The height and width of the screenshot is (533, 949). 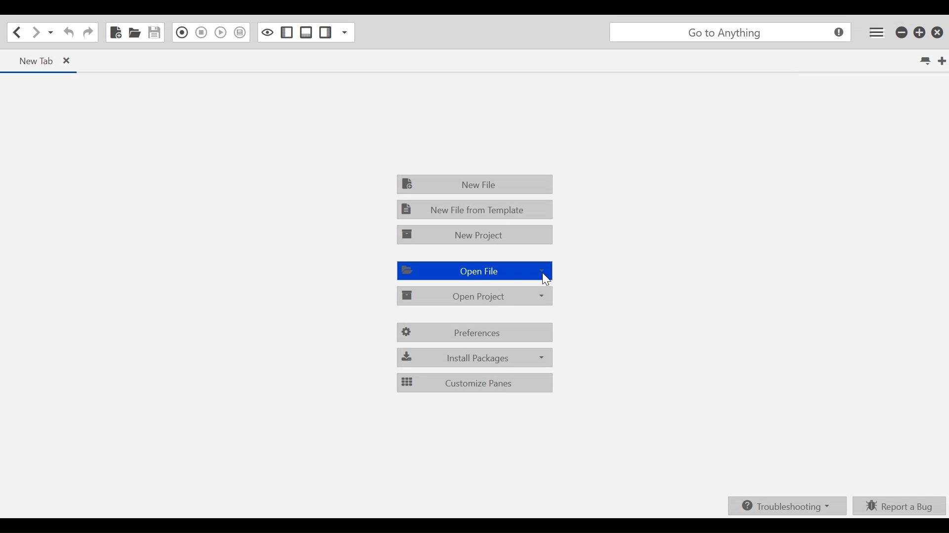 I want to click on Cursor, so click(x=545, y=279).